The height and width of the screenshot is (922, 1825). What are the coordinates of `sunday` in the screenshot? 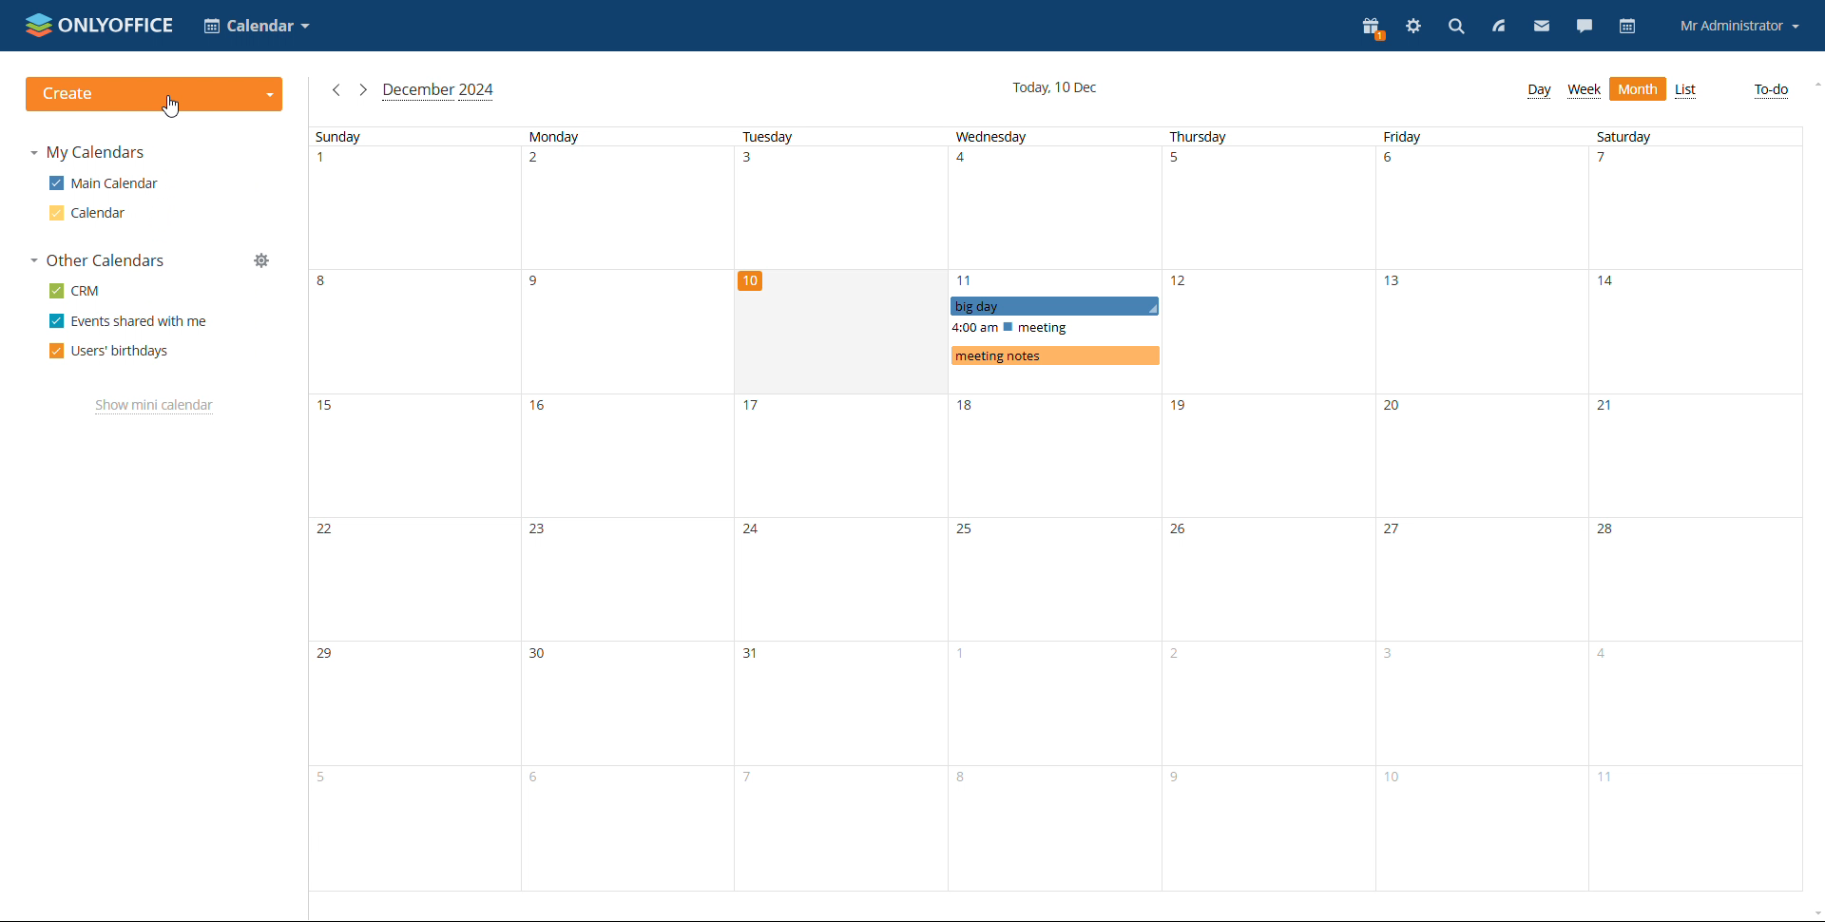 It's located at (414, 509).